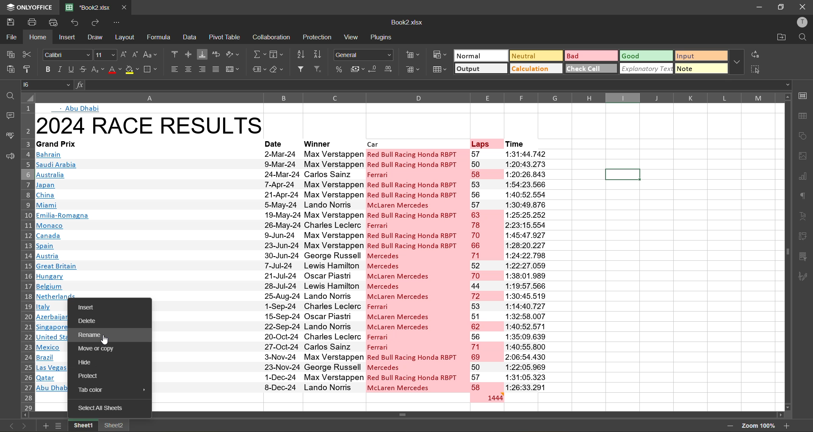 Image resolution: width=813 pixels, height=432 pixels. What do you see at coordinates (118, 23) in the screenshot?
I see `customize quick access toolbar` at bounding box center [118, 23].